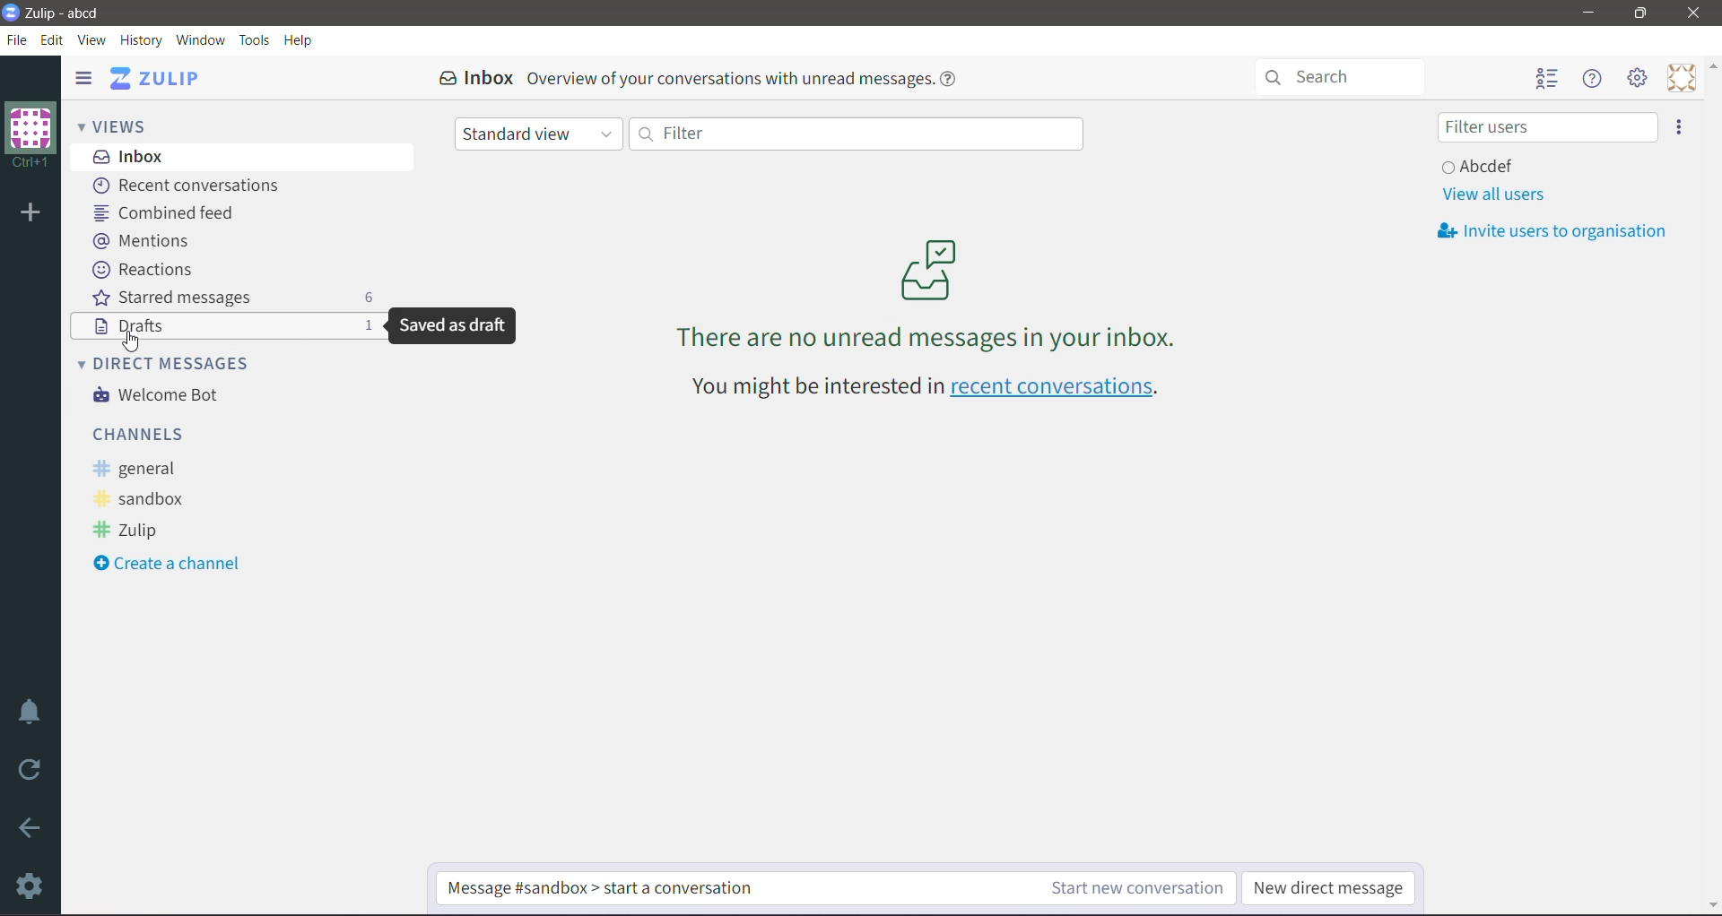 Image resolution: width=1722 pixels, height=916 pixels. What do you see at coordinates (1682, 78) in the screenshot?
I see `Personal Menu` at bounding box center [1682, 78].